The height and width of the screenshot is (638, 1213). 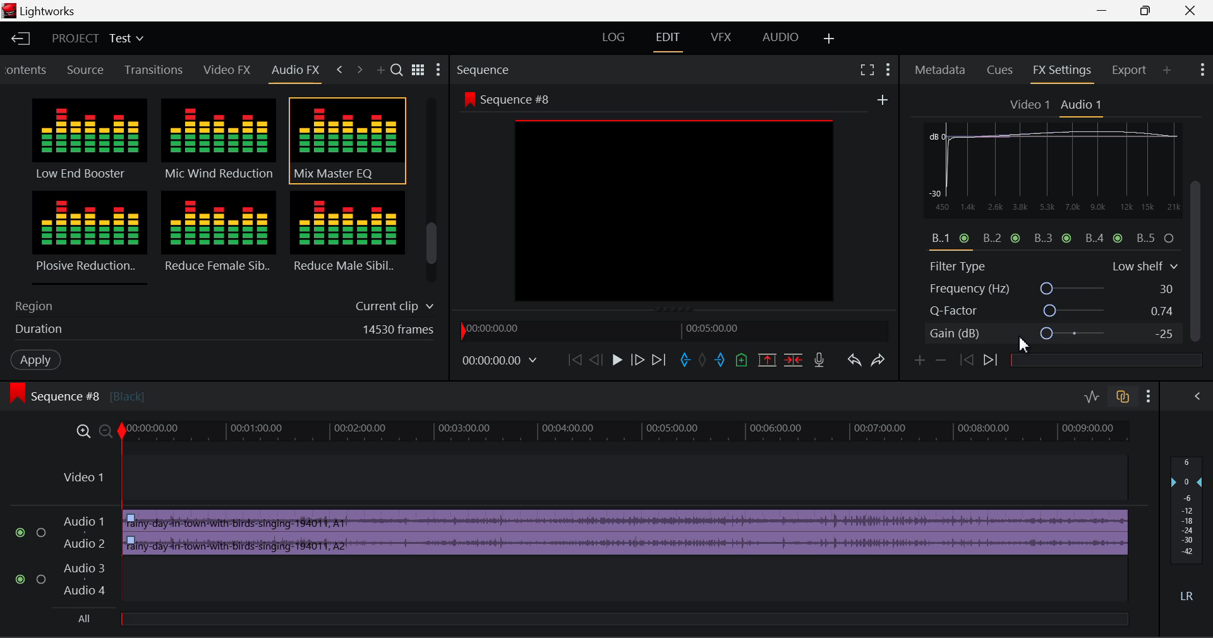 I want to click on Low End Booster, so click(x=88, y=140).